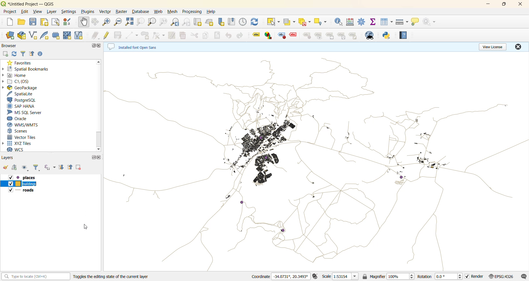 The height and width of the screenshot is (281, 529). Describe the element at coordinates (255, 22) in the screenshot. I see `refresh` at that location.